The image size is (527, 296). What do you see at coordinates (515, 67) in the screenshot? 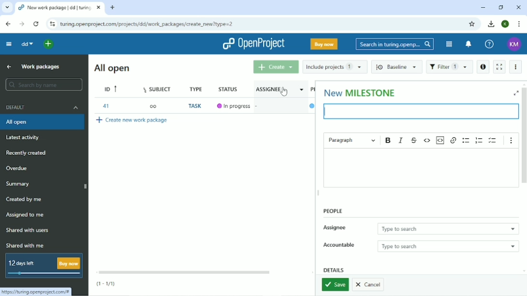
I see `More` at bounding box center [515, 67].